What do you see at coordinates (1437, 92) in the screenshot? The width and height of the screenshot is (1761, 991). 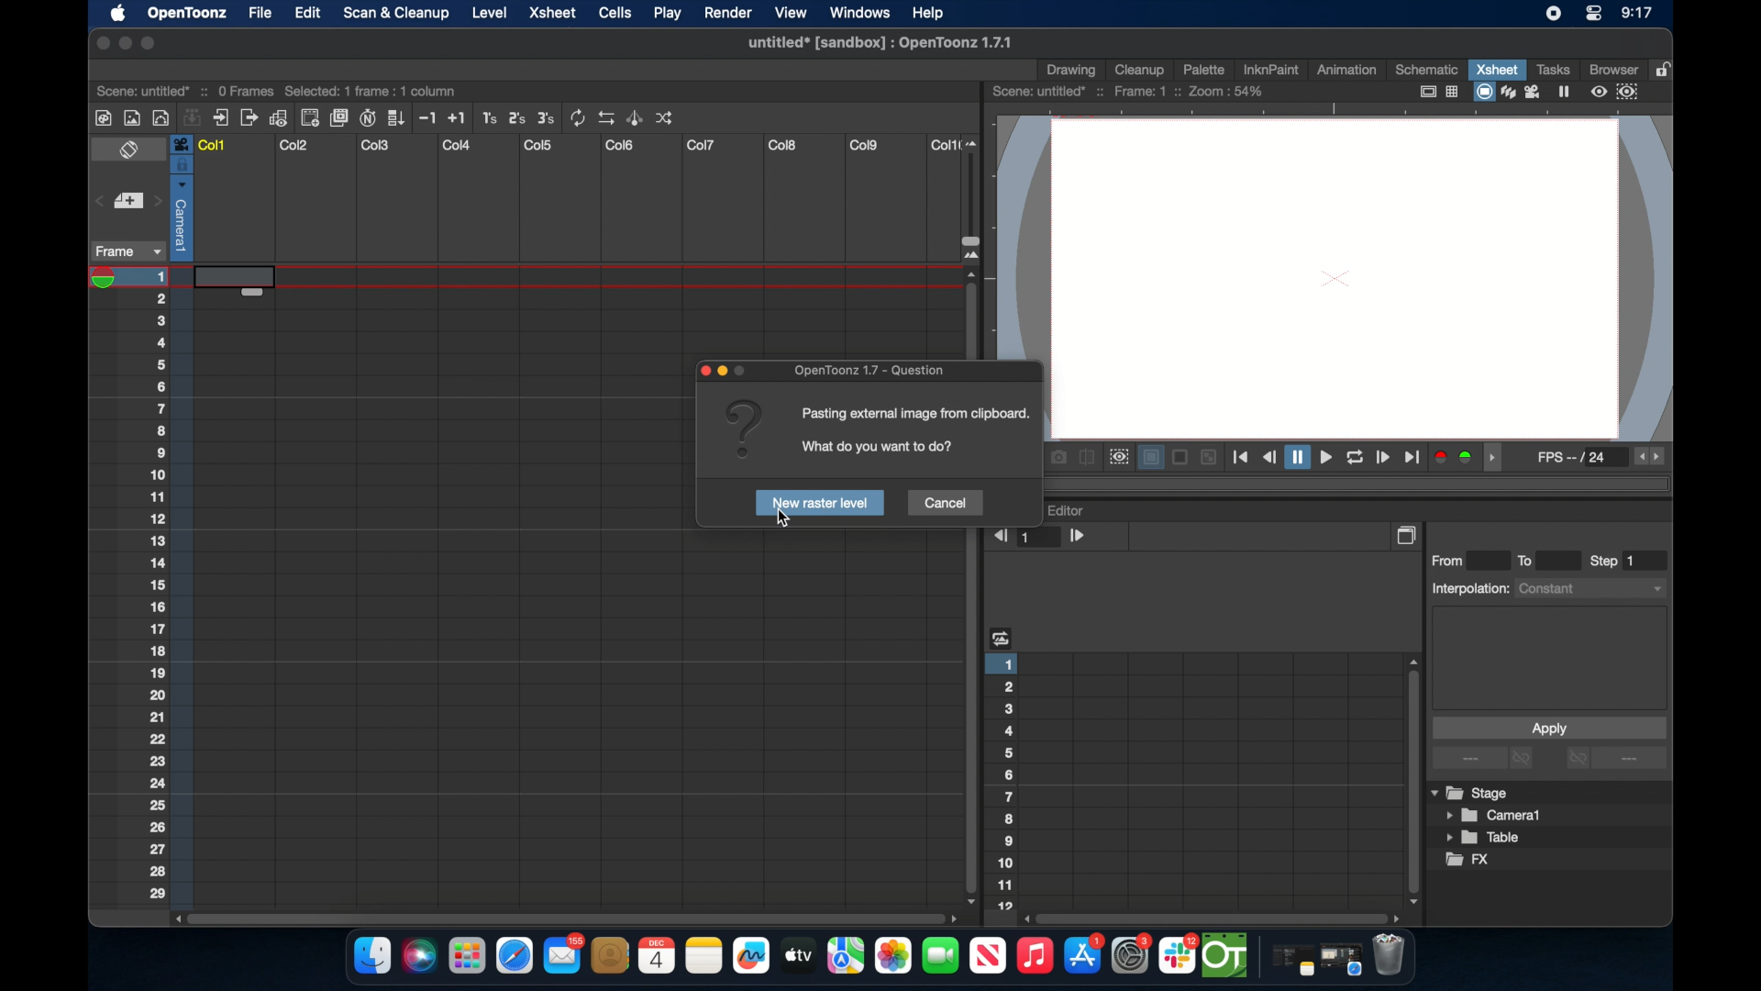 I see `guide options` at bounding box center [1437, 92].